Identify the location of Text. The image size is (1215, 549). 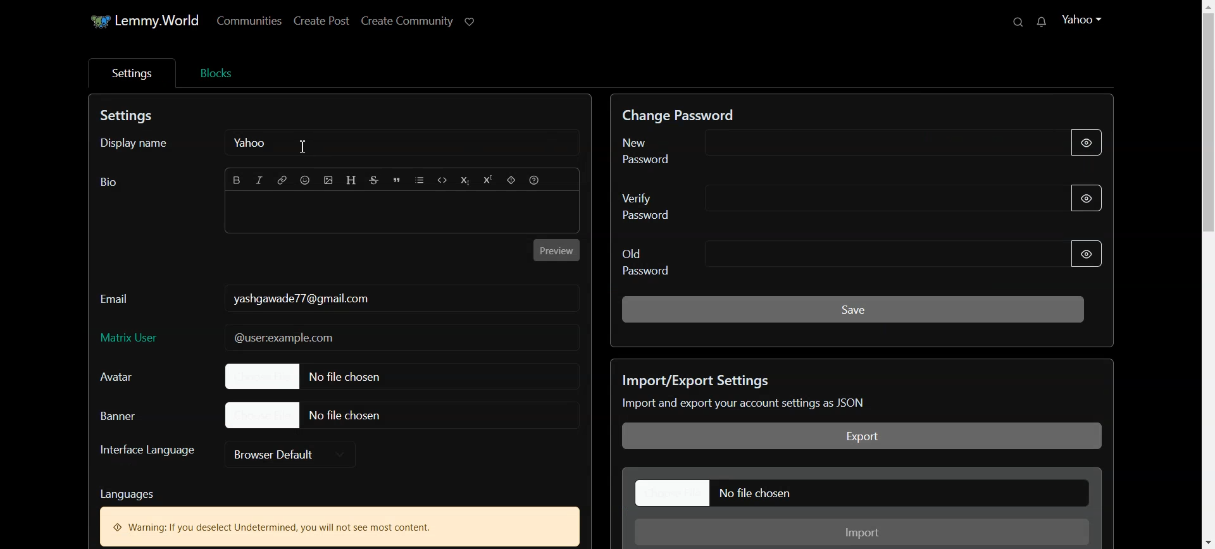
(687, 112).